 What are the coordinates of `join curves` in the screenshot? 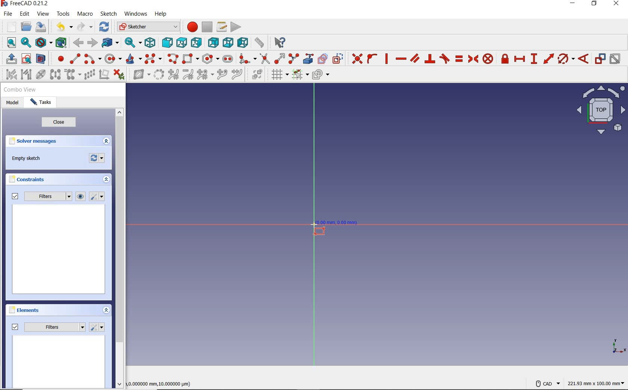 It's located at (238, 75).